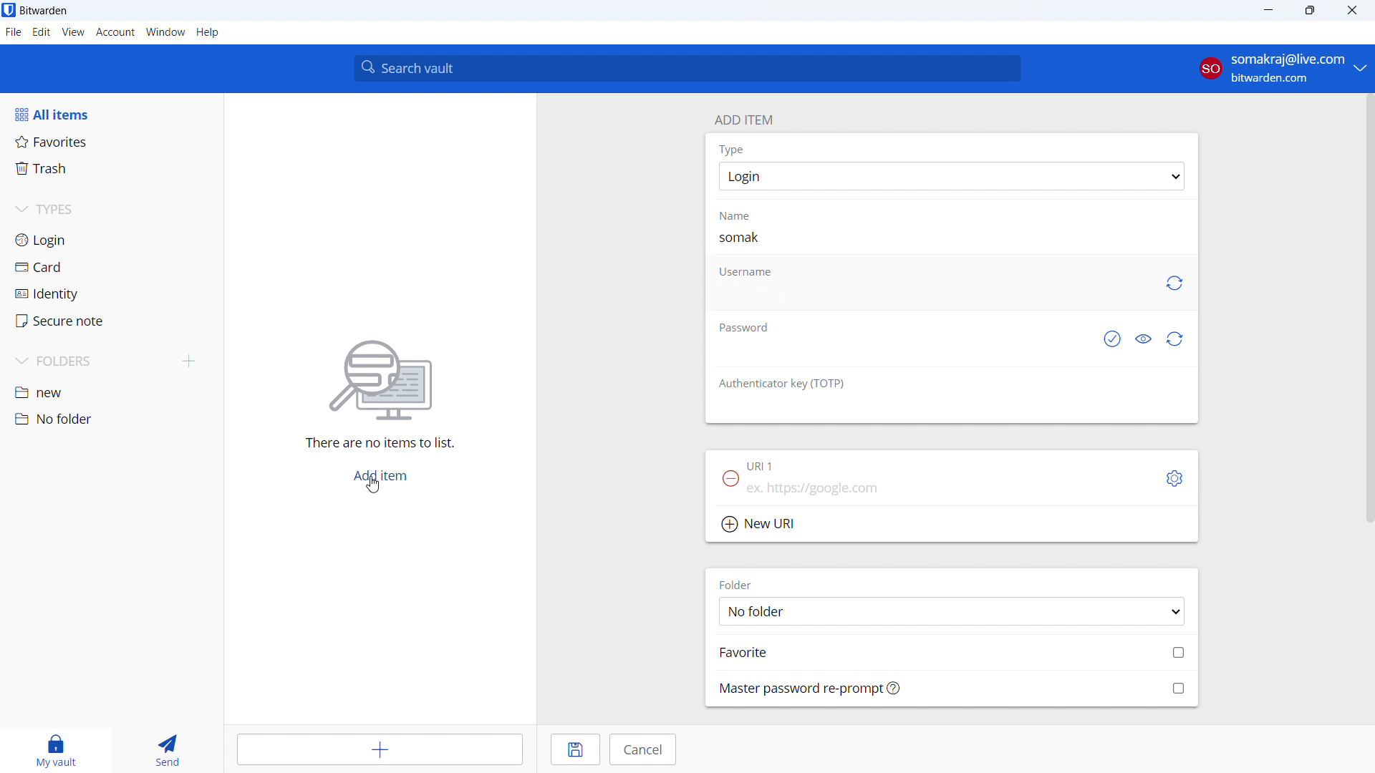 This screenshot has width=1375, height=773. What do you see at coordinates (208, 32) in the screenshot?
I see `help` at bounding box center [208, 32].